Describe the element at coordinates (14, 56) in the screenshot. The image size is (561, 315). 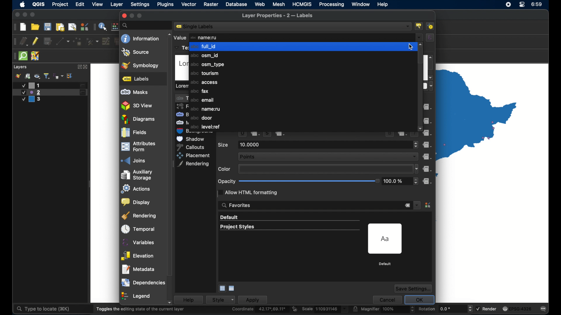
I see `drag handle` at that location.